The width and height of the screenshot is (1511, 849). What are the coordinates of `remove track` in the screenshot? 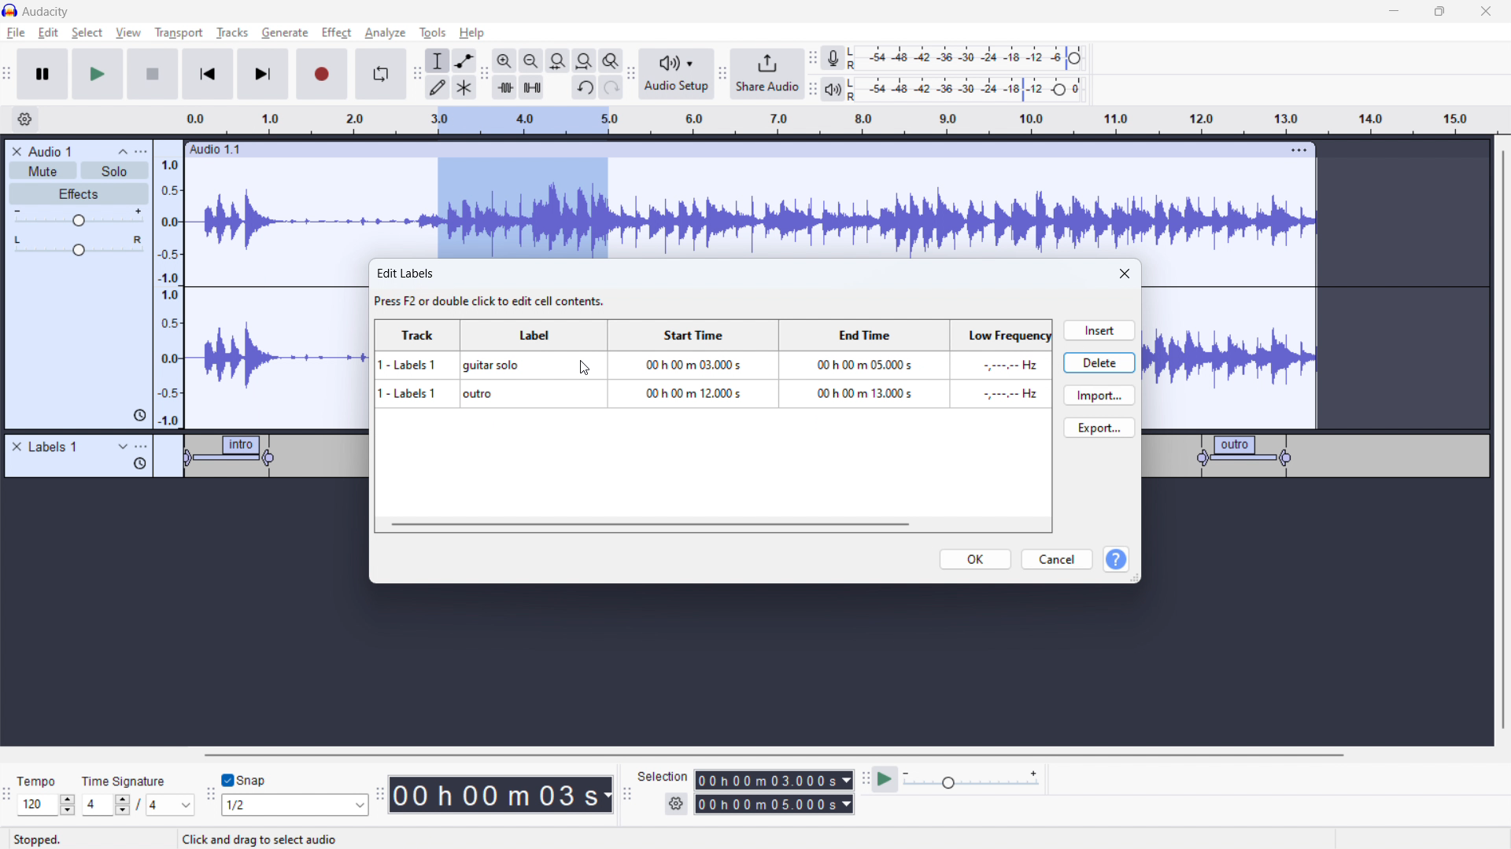 It's located at (17, 151).